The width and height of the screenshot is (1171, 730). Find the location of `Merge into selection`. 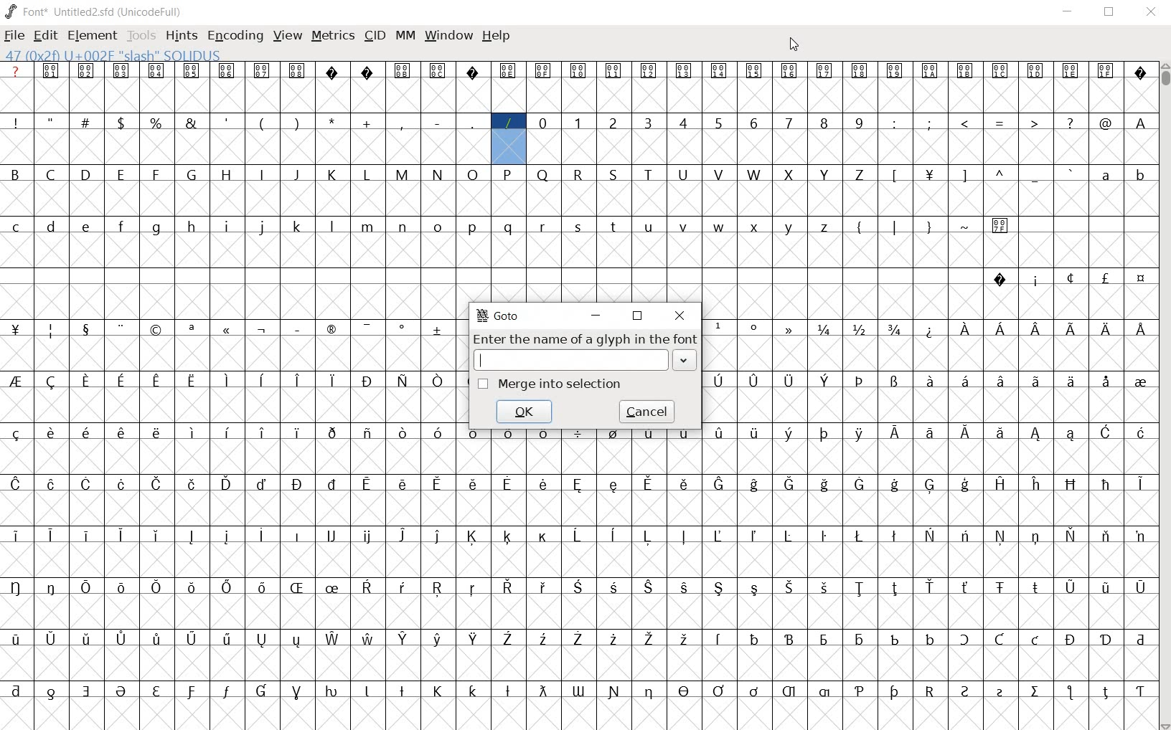

Merge into selection is located at coordinates (562, 384).